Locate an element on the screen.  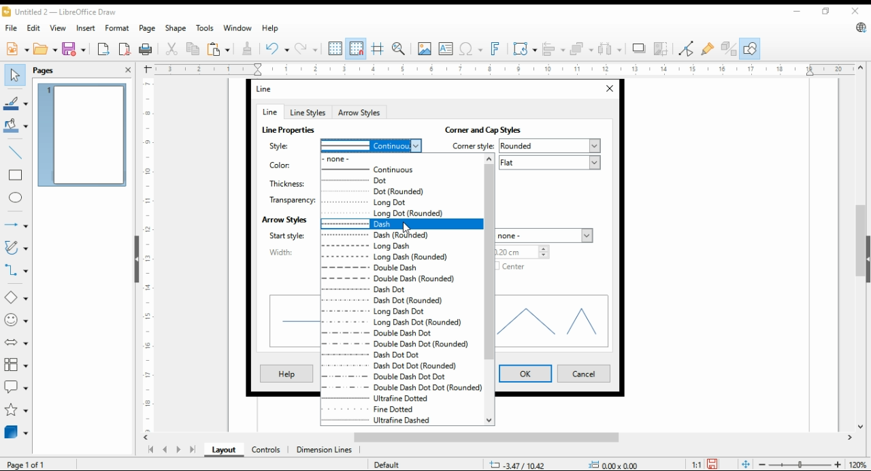
mouse pointer is located at coordinates (407, 228).